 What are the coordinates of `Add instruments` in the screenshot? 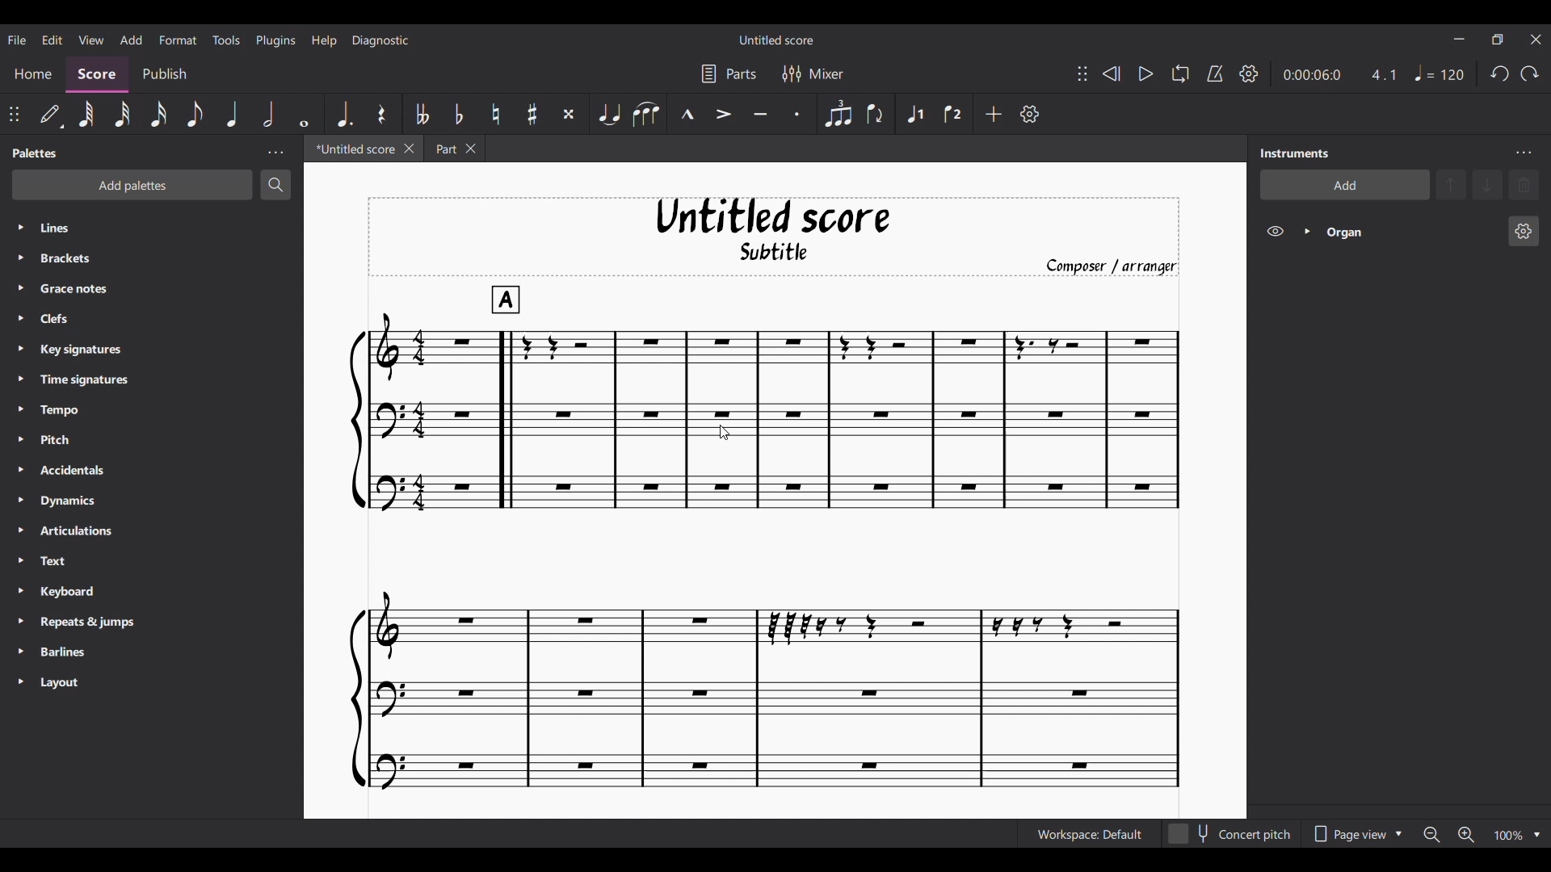 It's located at (1345, 185).